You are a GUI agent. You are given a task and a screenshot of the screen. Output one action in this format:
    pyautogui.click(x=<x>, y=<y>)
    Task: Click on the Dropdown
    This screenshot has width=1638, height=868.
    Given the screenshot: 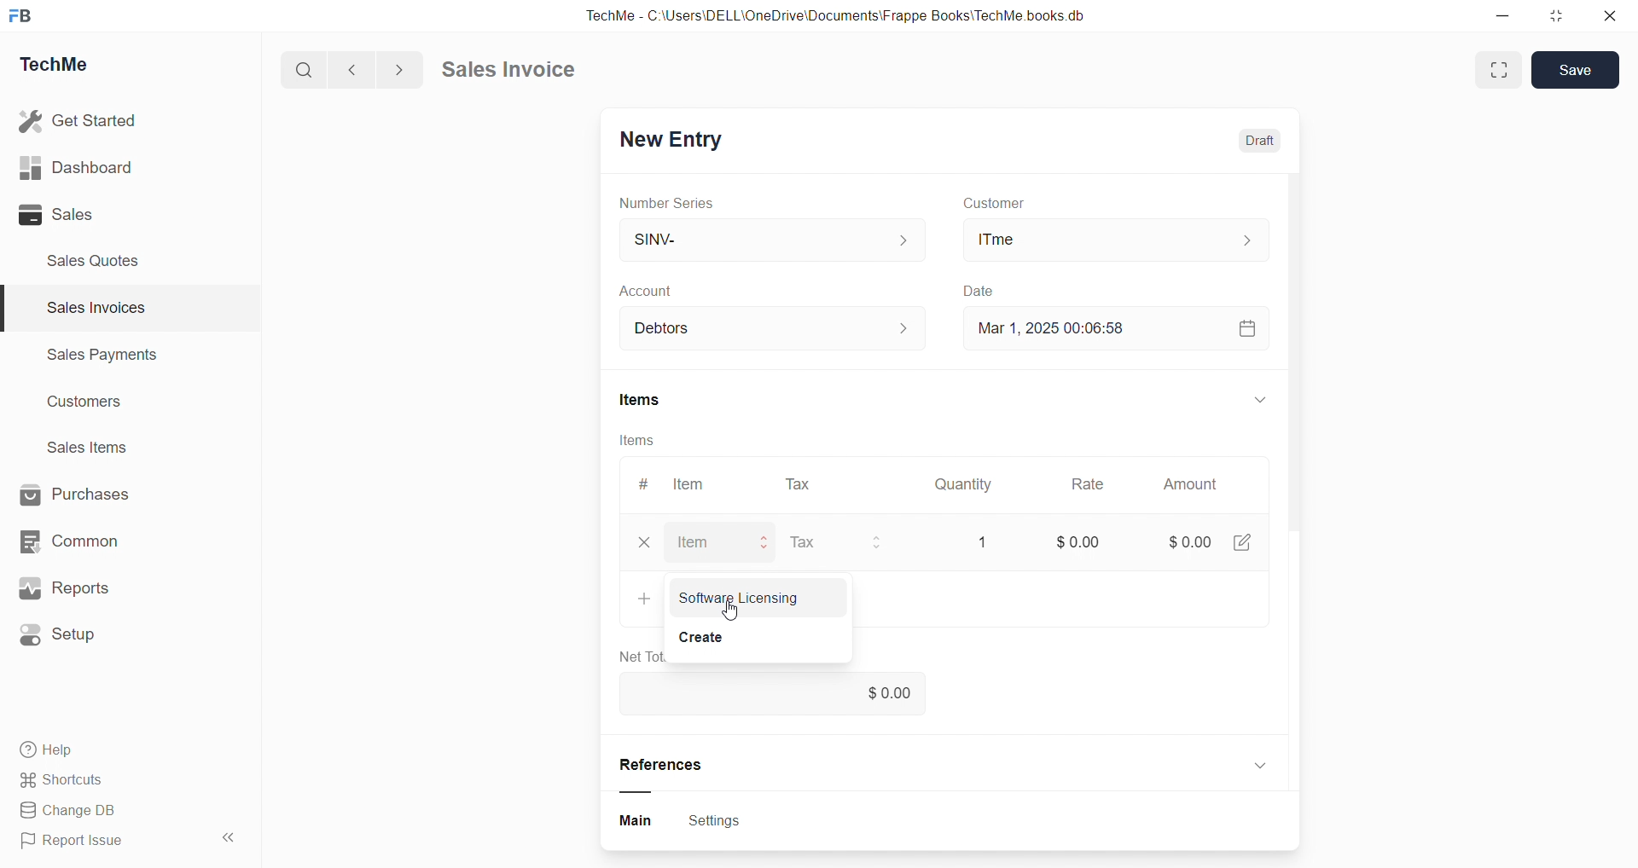 What is the action you would take?
    pyautogui.click(x=1258, y=761)
    